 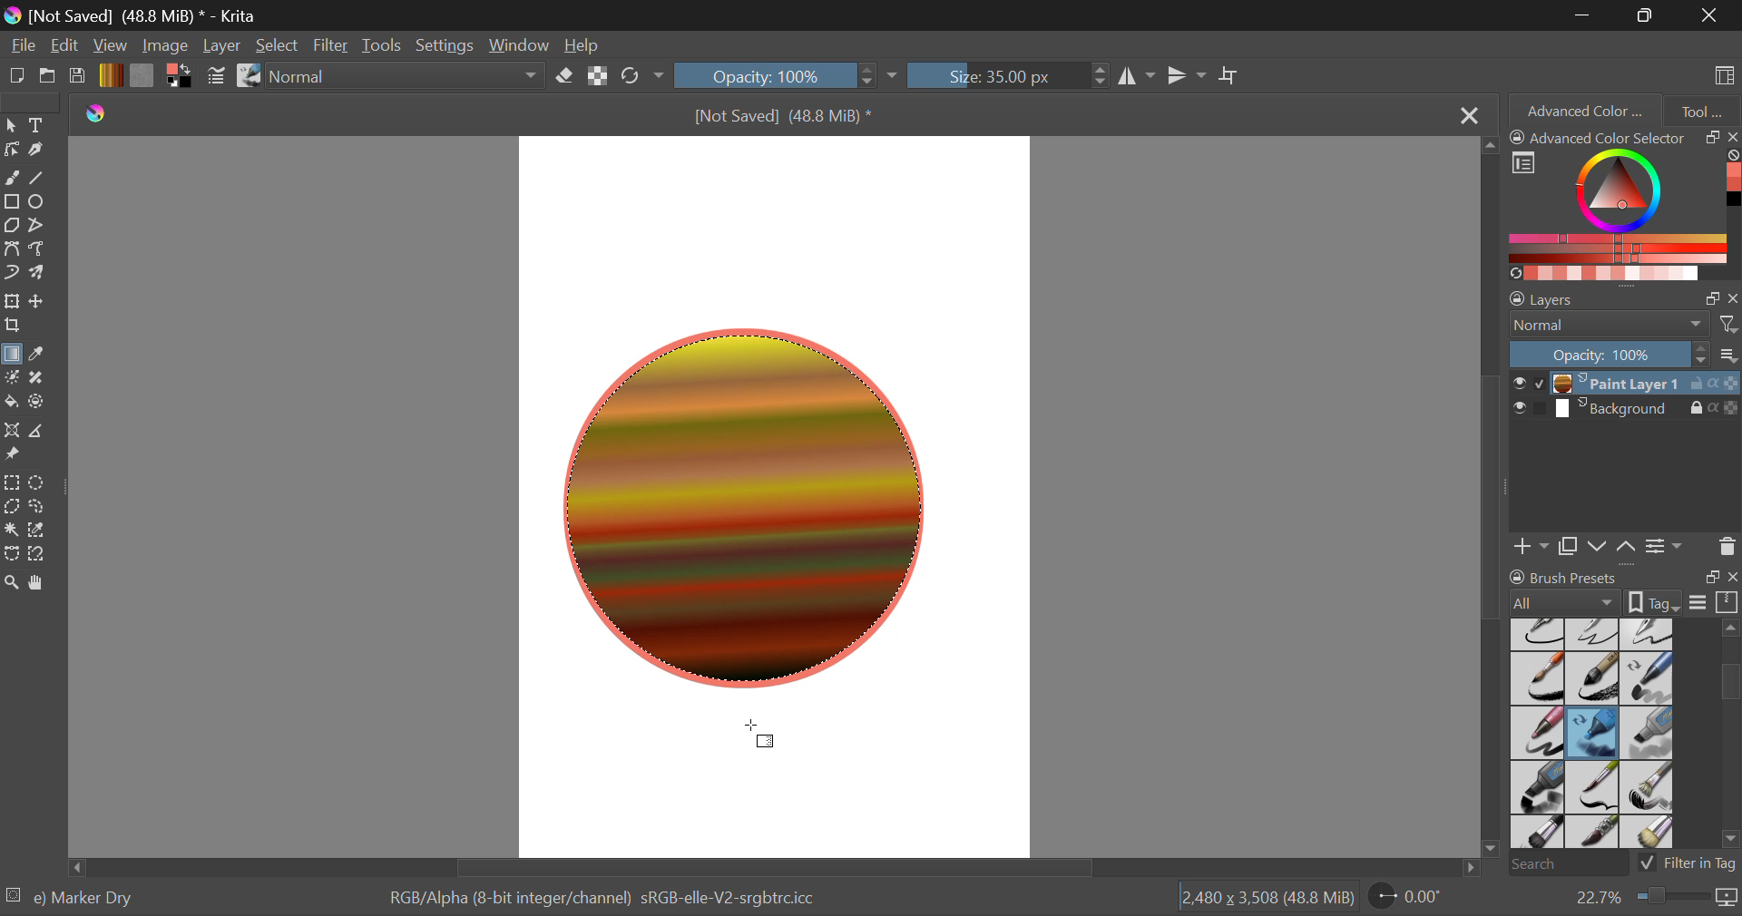 I want to click on Text, so click(x=39, y=124).